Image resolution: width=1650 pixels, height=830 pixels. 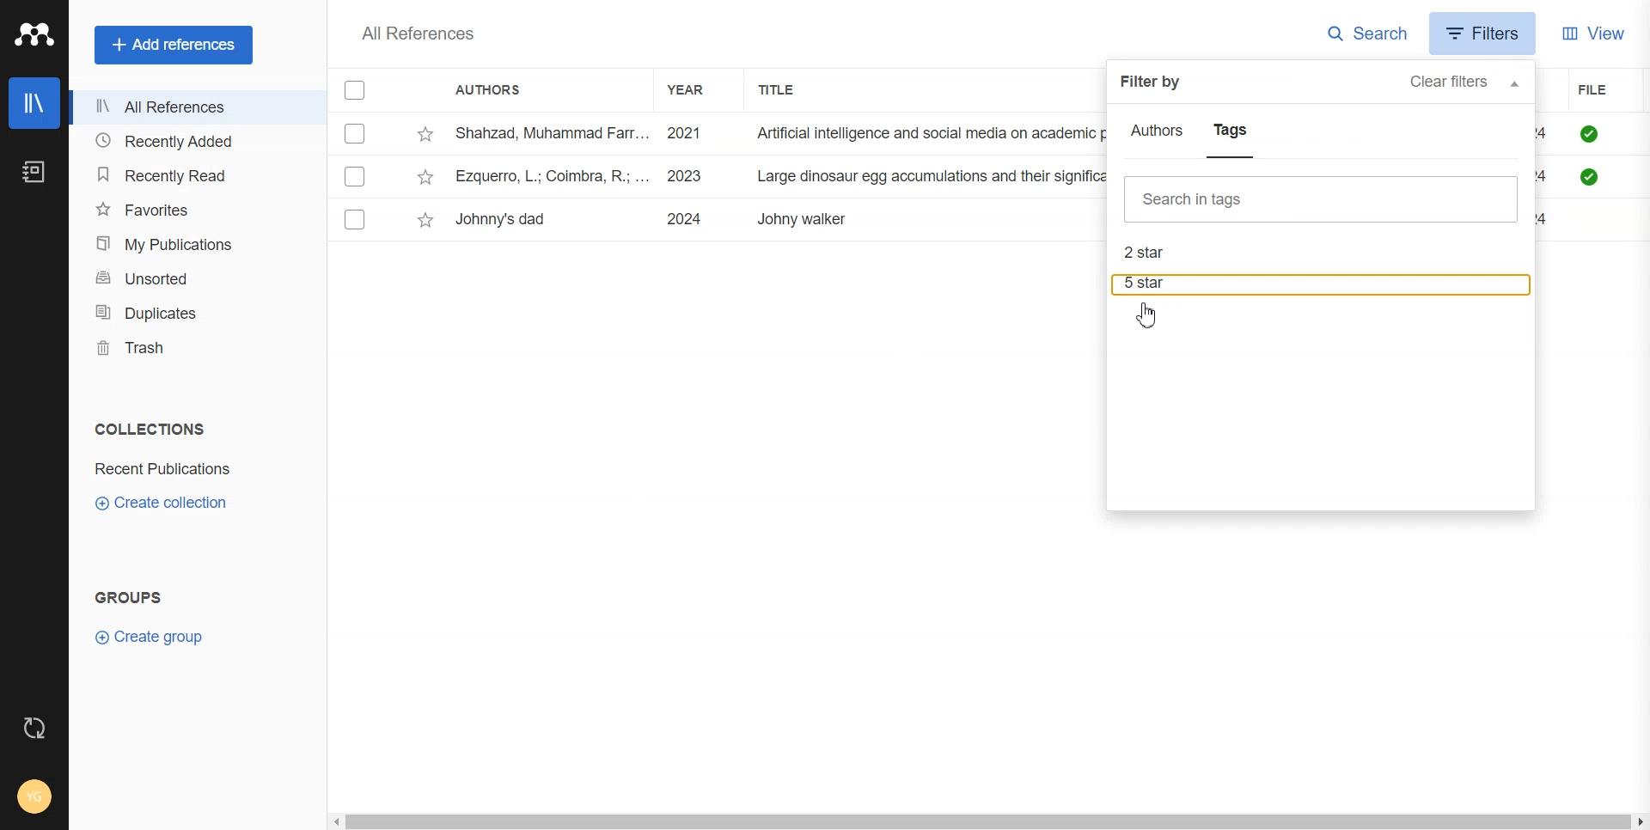 What do you see at coordinates (425, 177) in the screenshot?
I see `star` at bounding box center [425, 177].